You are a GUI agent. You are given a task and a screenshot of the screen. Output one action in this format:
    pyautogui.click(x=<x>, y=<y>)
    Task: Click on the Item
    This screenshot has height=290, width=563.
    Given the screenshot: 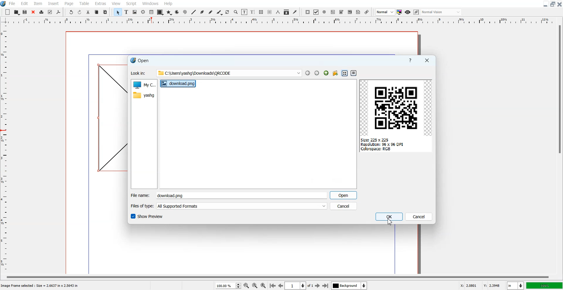 What is the action you would take?
    pyautogui.click(x=38, y=3)
    